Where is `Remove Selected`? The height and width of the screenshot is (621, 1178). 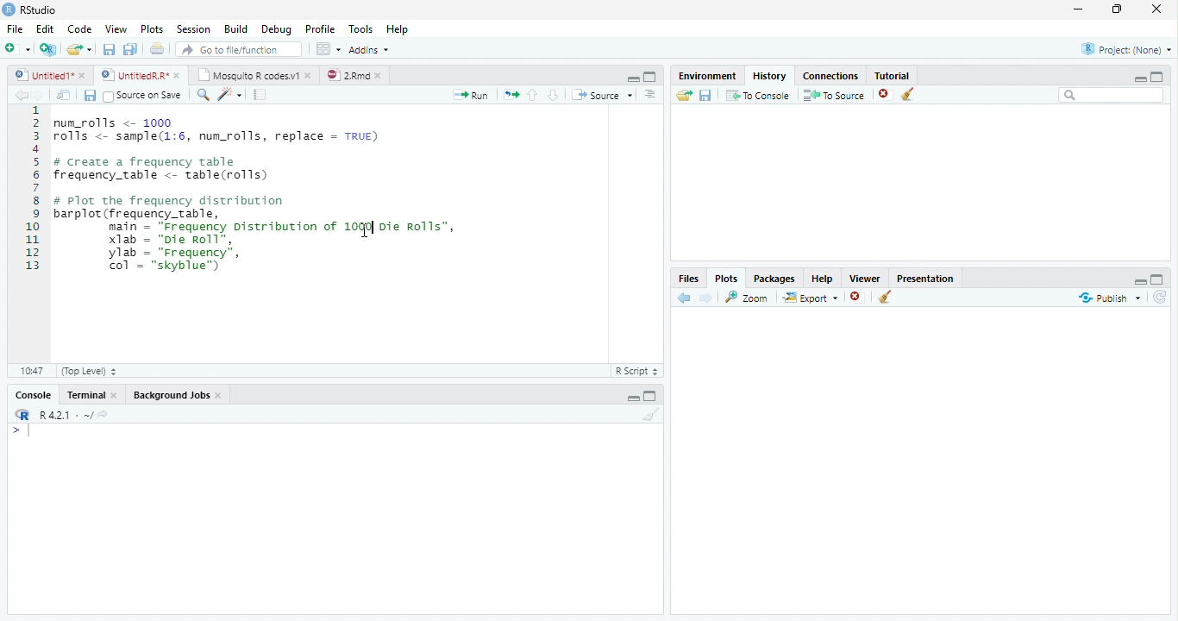 Remove Selected is located at coordinates (858, 298).